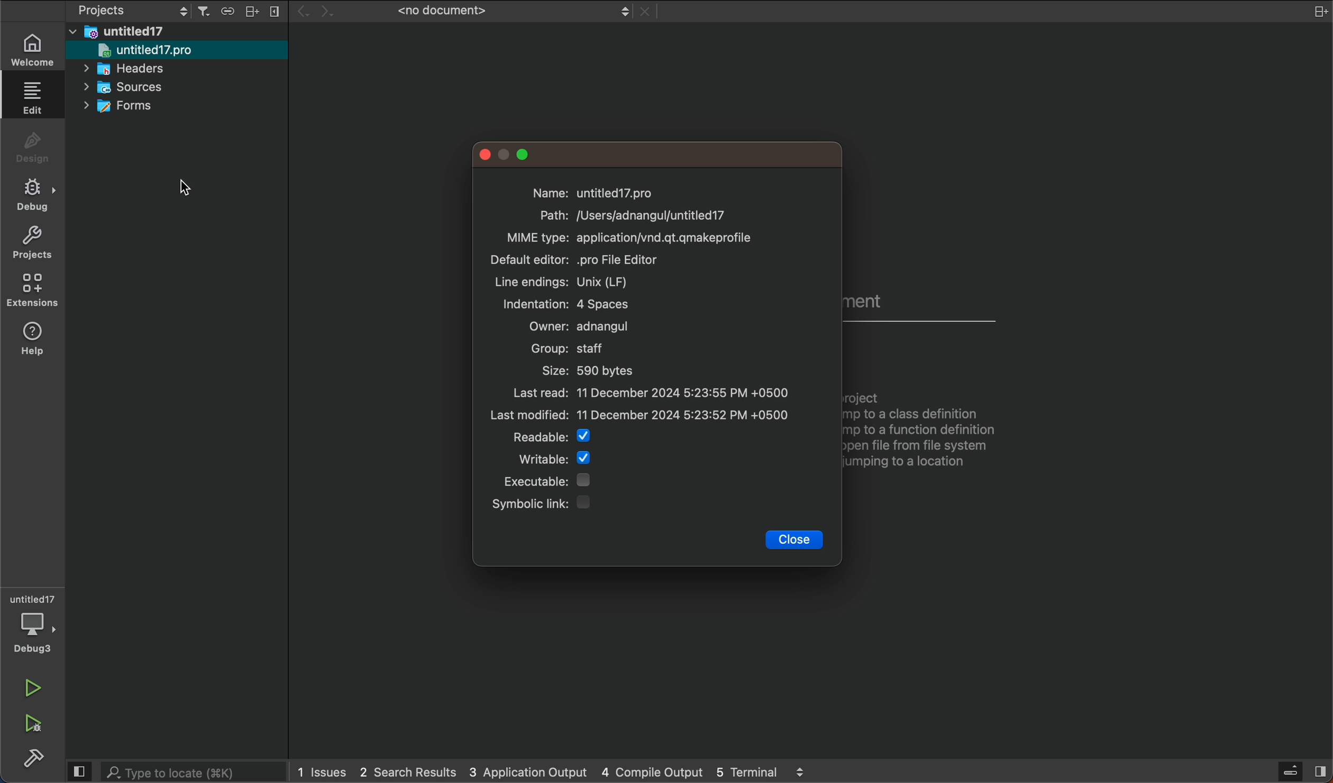 This screenshot has height=783, width=1333. Describe the element at coordinates (34, 339) in the screenshot. I see `help` at that location.